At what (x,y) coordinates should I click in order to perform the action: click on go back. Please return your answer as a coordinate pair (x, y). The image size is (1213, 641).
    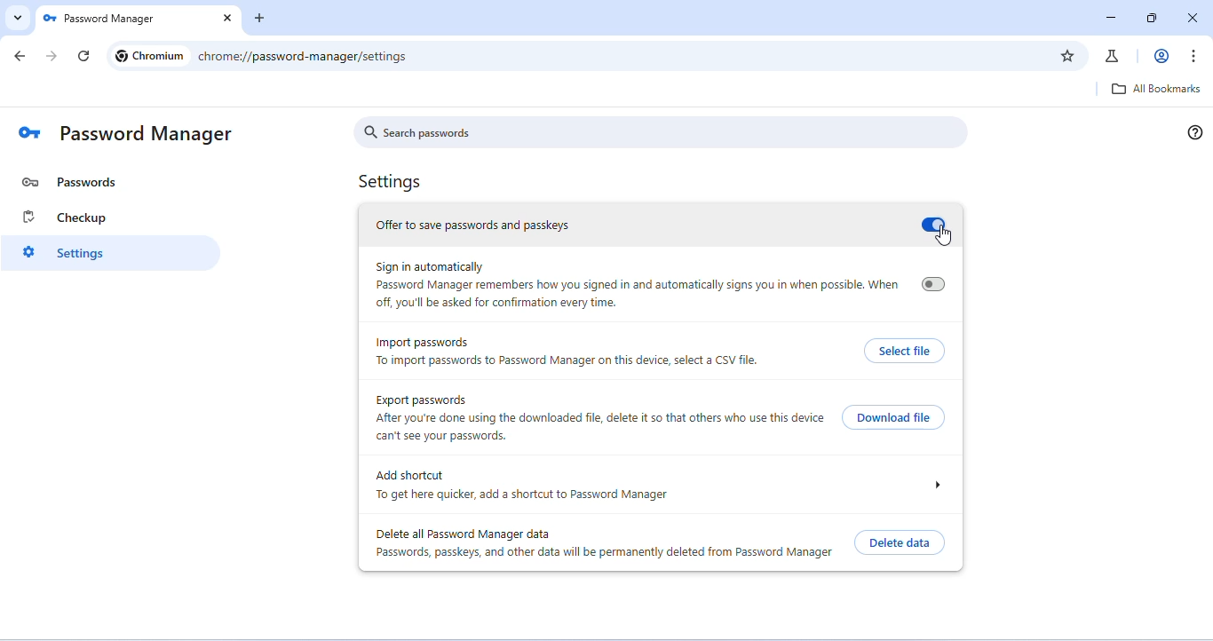
    Looking at the image, I should click on (20, 56).